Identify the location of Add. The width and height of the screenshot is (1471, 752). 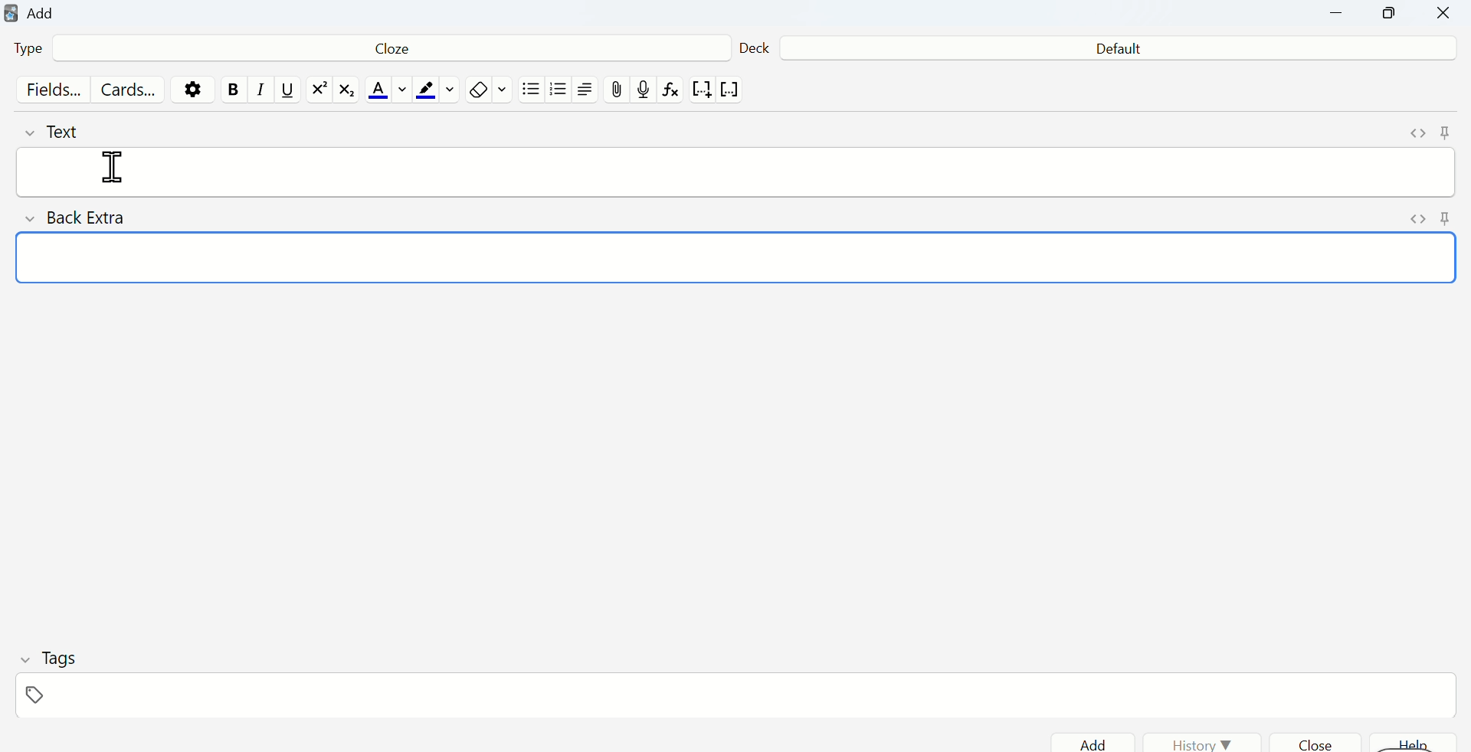
(1106, 742).